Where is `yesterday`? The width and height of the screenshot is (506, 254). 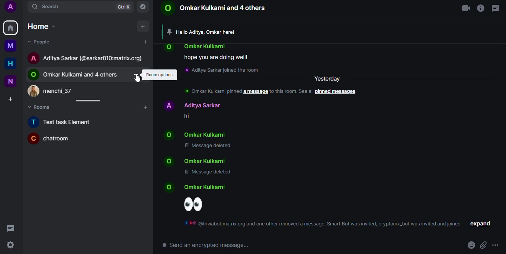
yesterday is located at coordinates (327, 79).